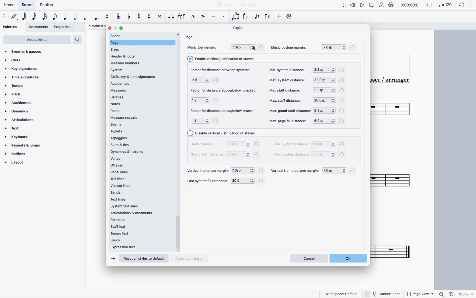 The height and width of the screenshot is (298, 476). What do you see at coordinates (140, 62) in the screenshot?
I see `measure numbers` at bounding box center [140, 62].